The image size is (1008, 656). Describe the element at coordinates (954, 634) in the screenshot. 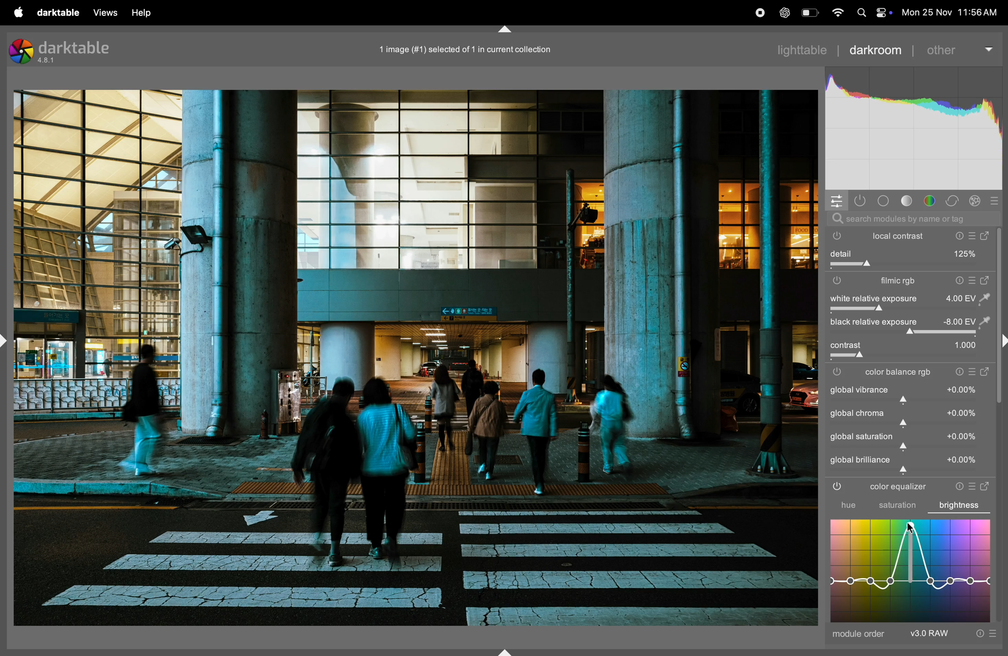

I see `raw` at that location.